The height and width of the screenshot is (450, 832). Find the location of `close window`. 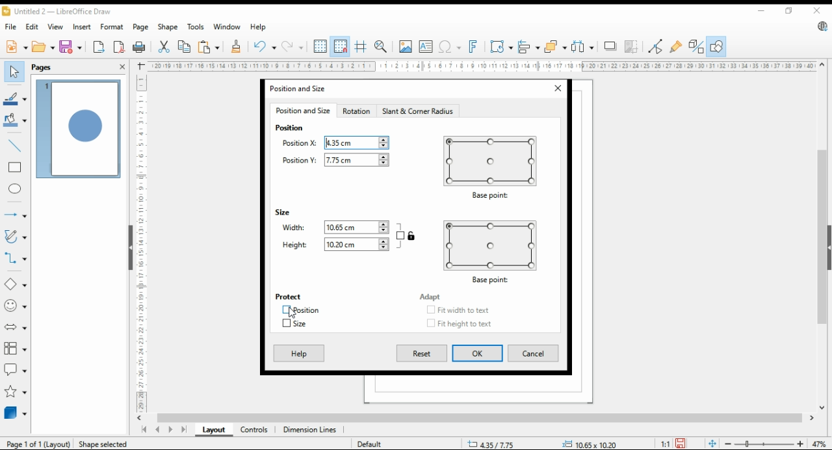

close window is located at coordinates (557, 86).